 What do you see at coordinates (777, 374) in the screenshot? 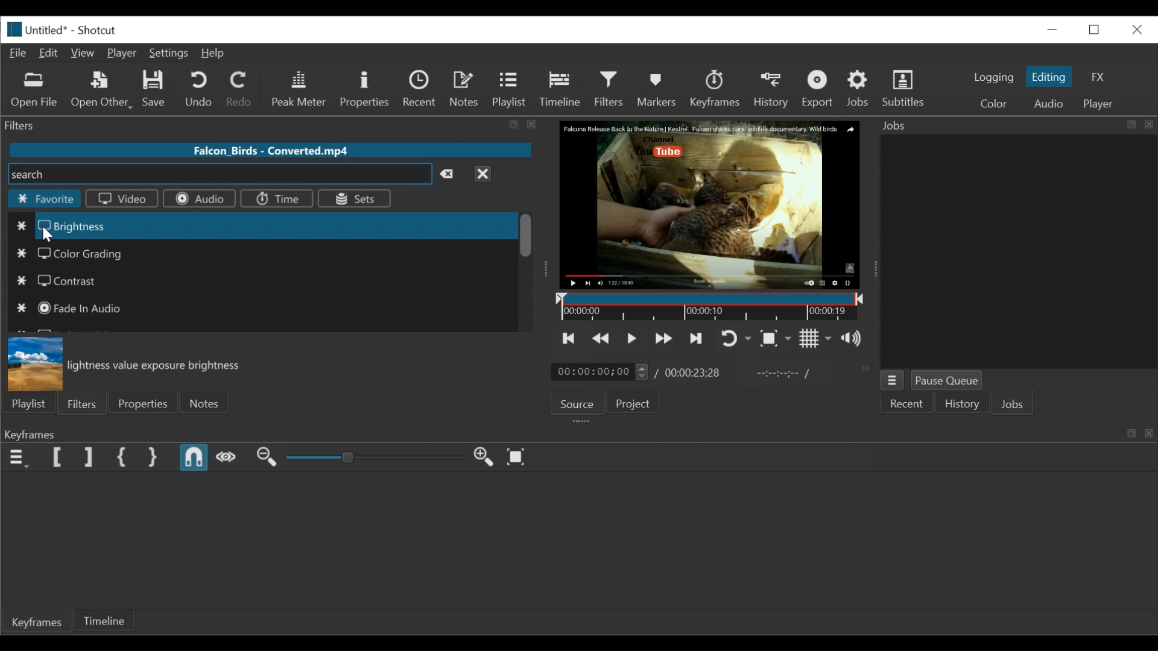
I see `In point` at bounding box center [777, 374].